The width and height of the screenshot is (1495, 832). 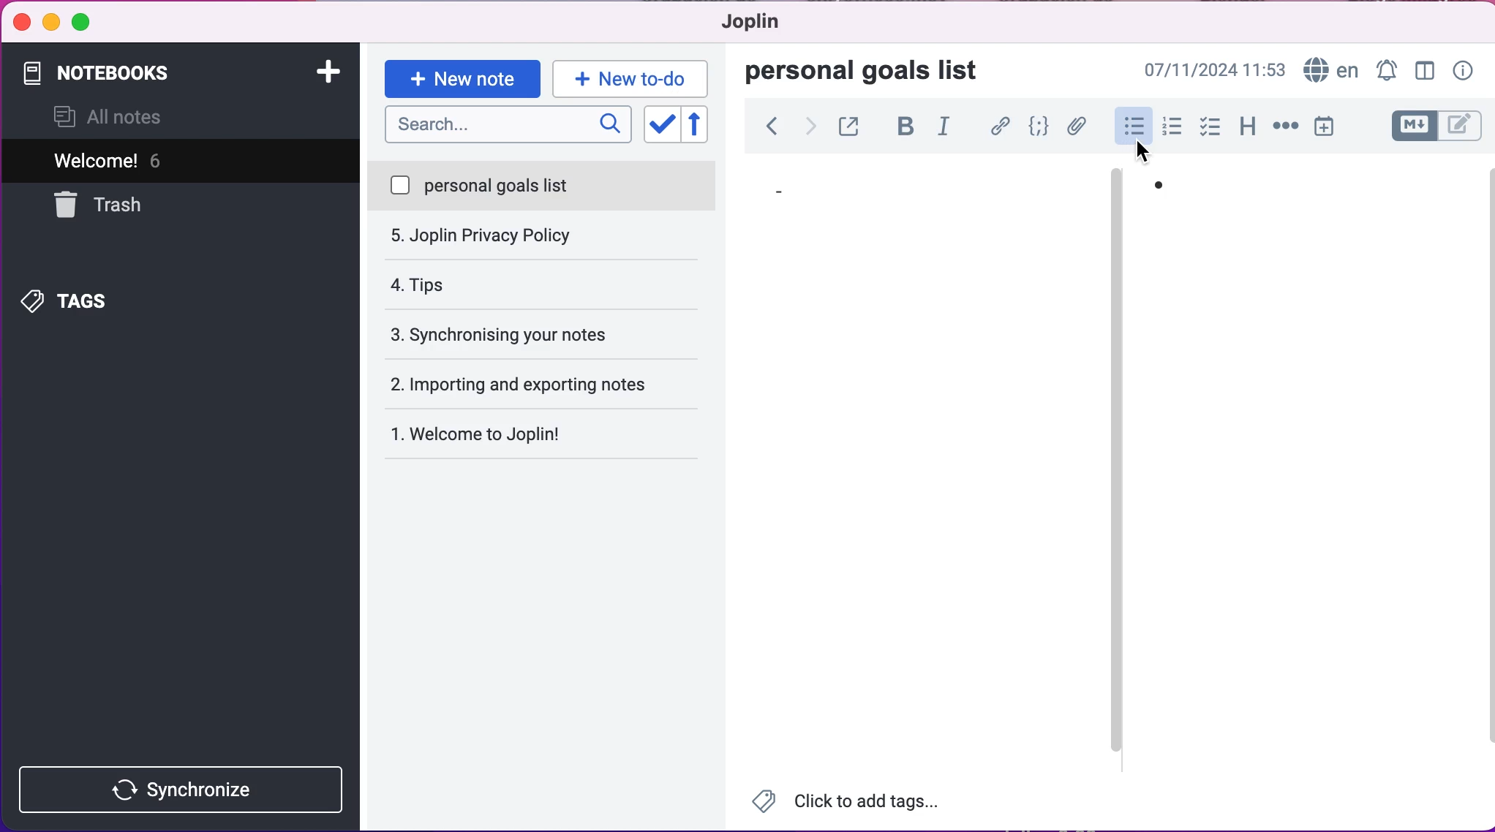 What do you see at coordinates (506, 126) in the screenshot?
I see `search` at bounding box center [506, 126].